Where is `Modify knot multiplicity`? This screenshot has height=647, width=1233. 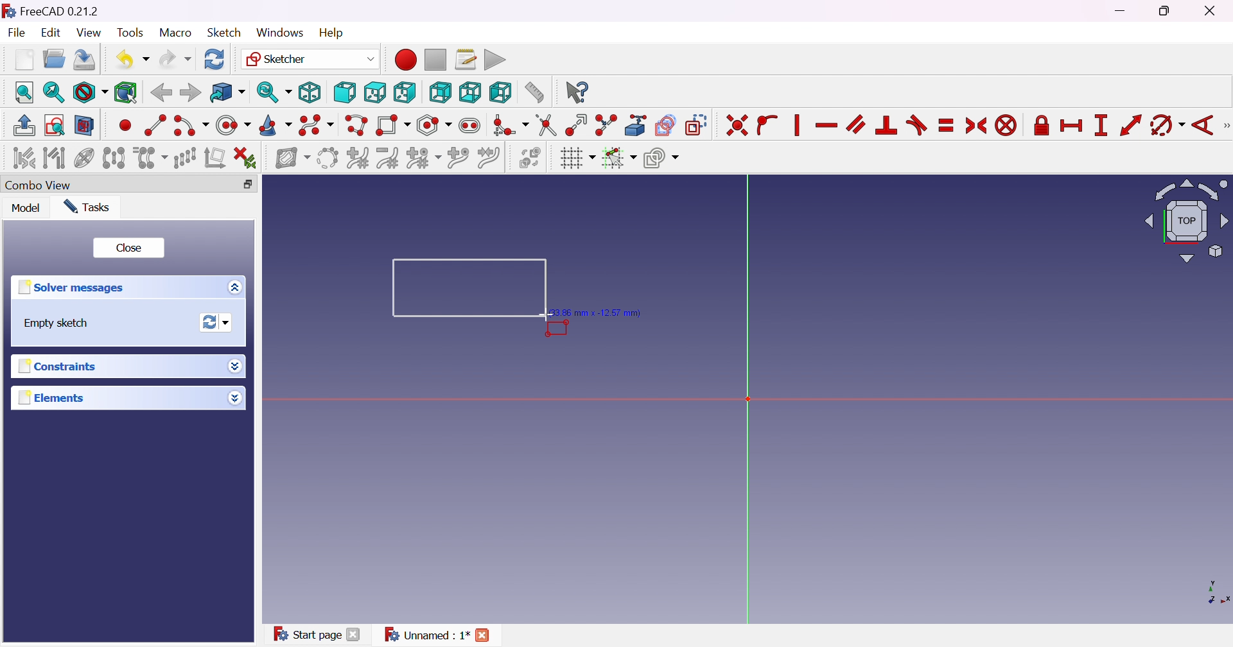
Modify knot multiplicity is located at coordinates (423, 157).